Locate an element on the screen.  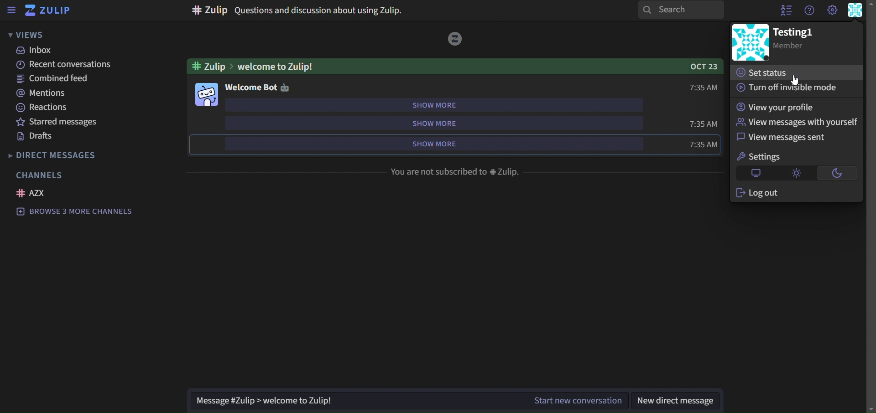
icon is located at coordinates (455, 38).